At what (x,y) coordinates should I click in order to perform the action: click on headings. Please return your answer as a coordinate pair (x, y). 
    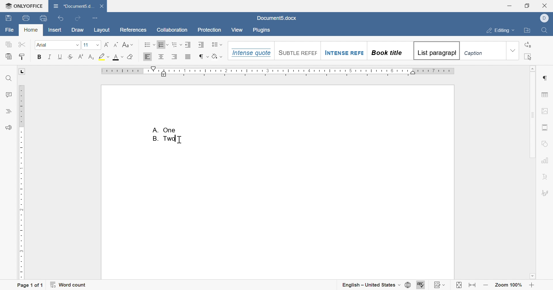
    Looking at the image, I should click on (8, 111).